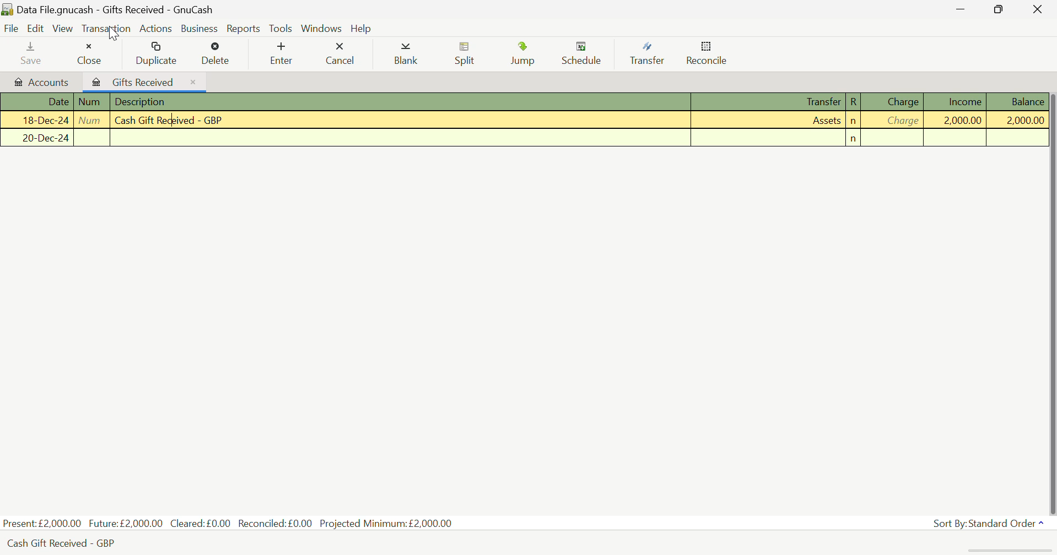  I want to click on Enter, so click(281, 53).